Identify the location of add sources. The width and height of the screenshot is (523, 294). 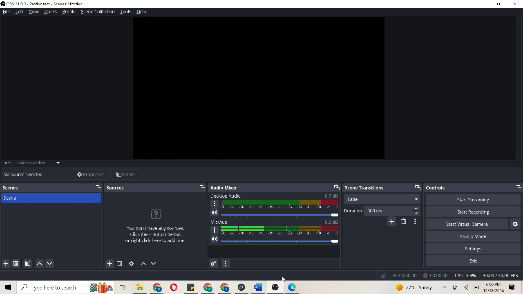
(109, 263).